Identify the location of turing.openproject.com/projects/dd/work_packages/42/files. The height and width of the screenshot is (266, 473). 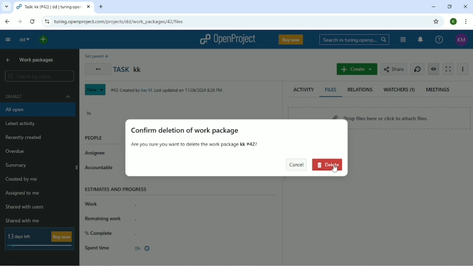
(118, 22).